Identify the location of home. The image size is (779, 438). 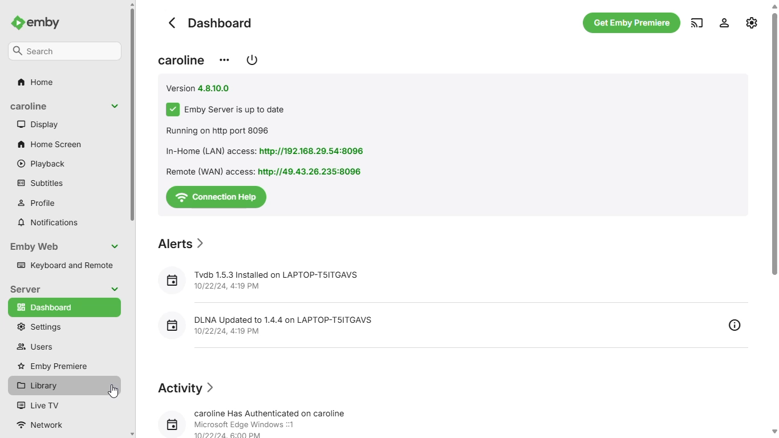
(35, 82).